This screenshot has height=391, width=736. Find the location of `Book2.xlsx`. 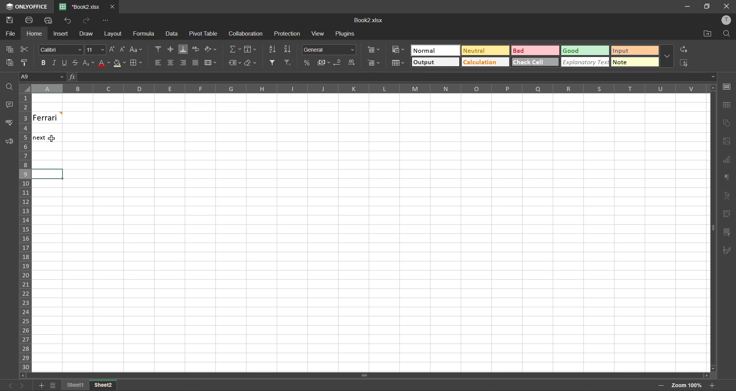

Book2.xlsx is located at coordinates (368, 21).